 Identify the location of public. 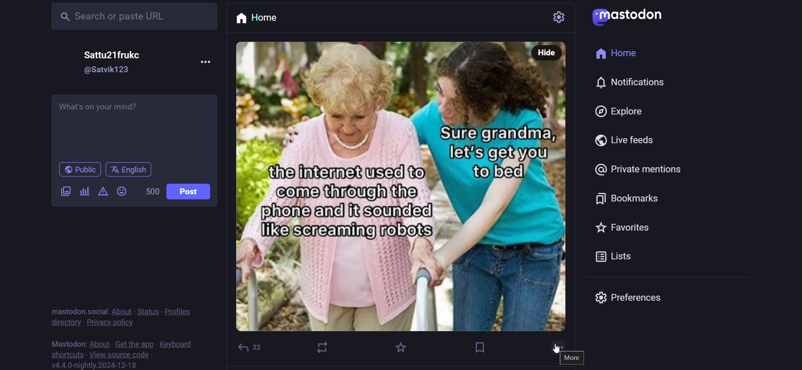
(78, 169).